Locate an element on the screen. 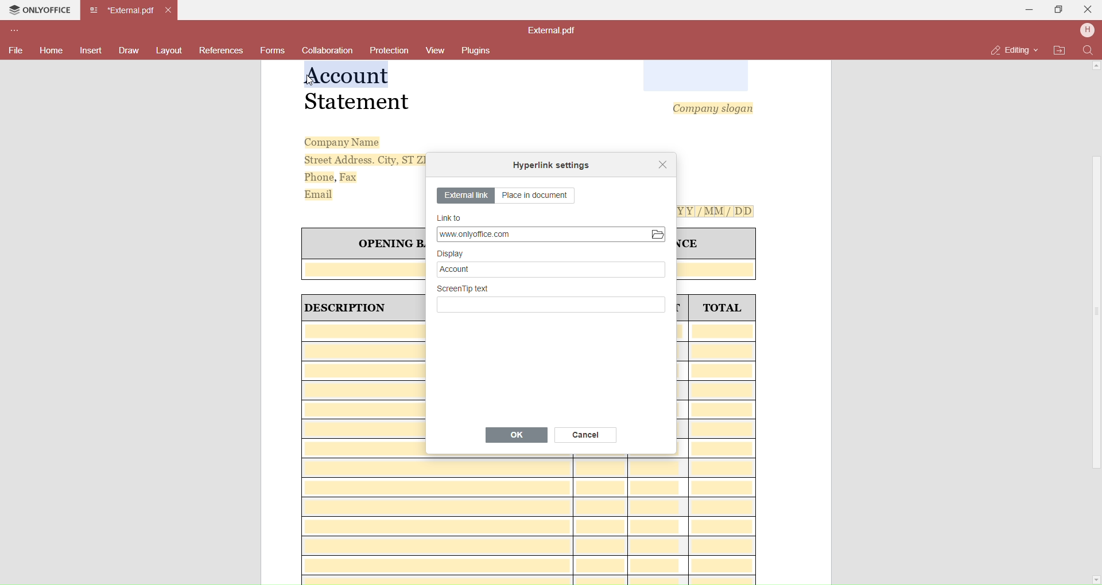 Image resolution: width=1102 pixels, height=585 pixels. Street Address. City, ST ZI is located at coordinates (365, 160).